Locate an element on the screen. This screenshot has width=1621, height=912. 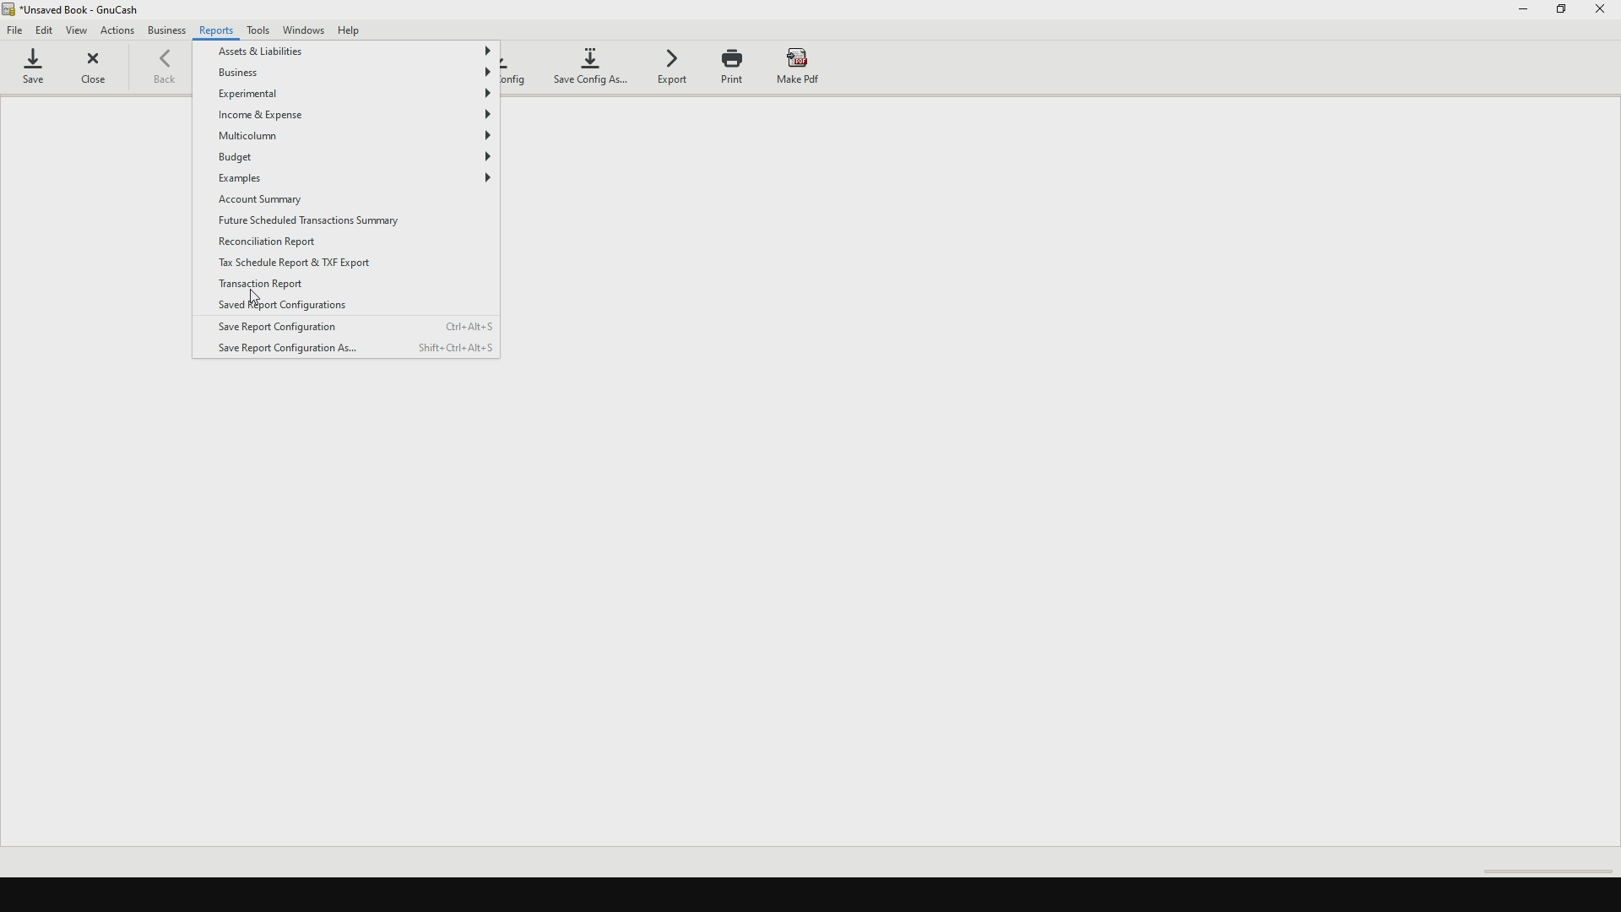
business is located at coordinates (167, 33).